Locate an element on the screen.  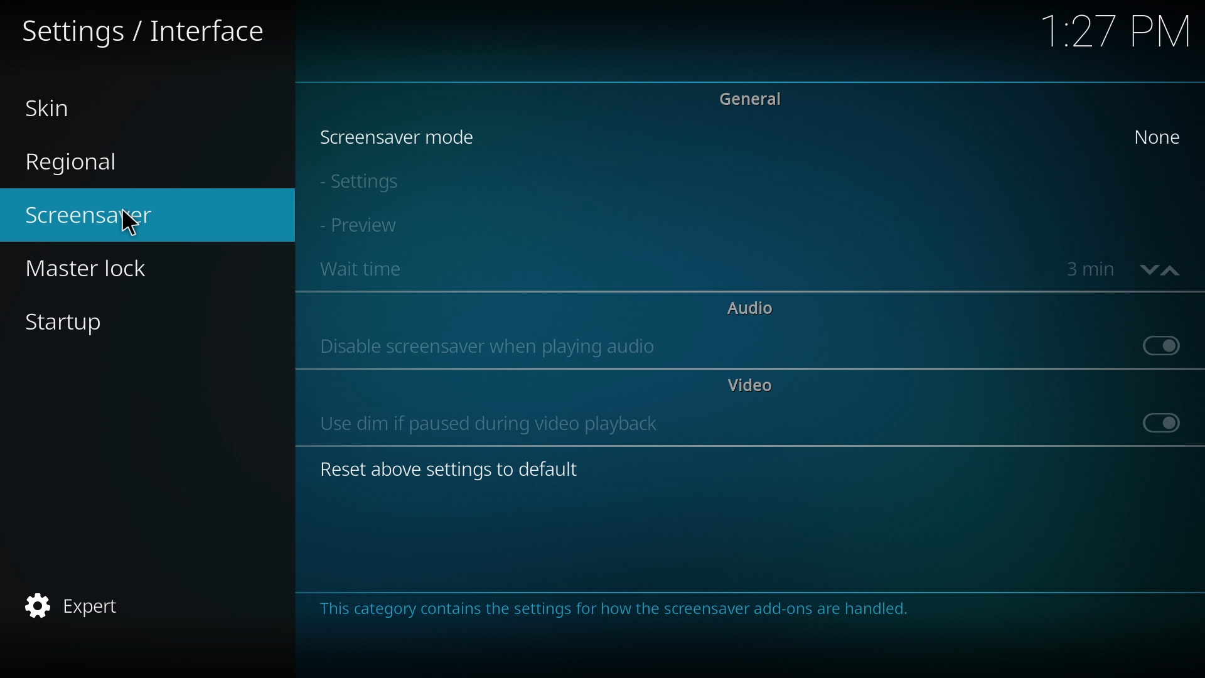
settings is located at coordinates (378, 181).